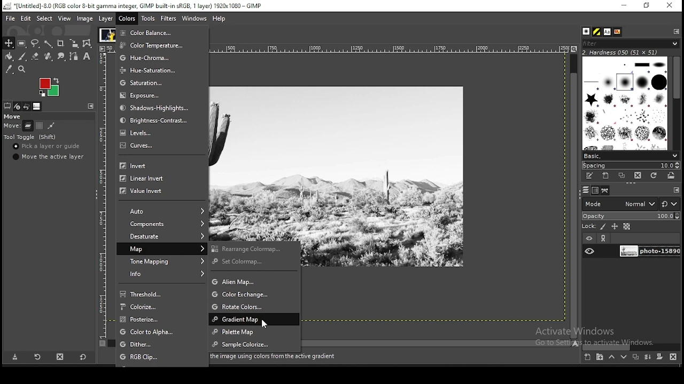 The width and height of the screenshot is (684, 384). I want to click on configure this panel, so click(91, 106).